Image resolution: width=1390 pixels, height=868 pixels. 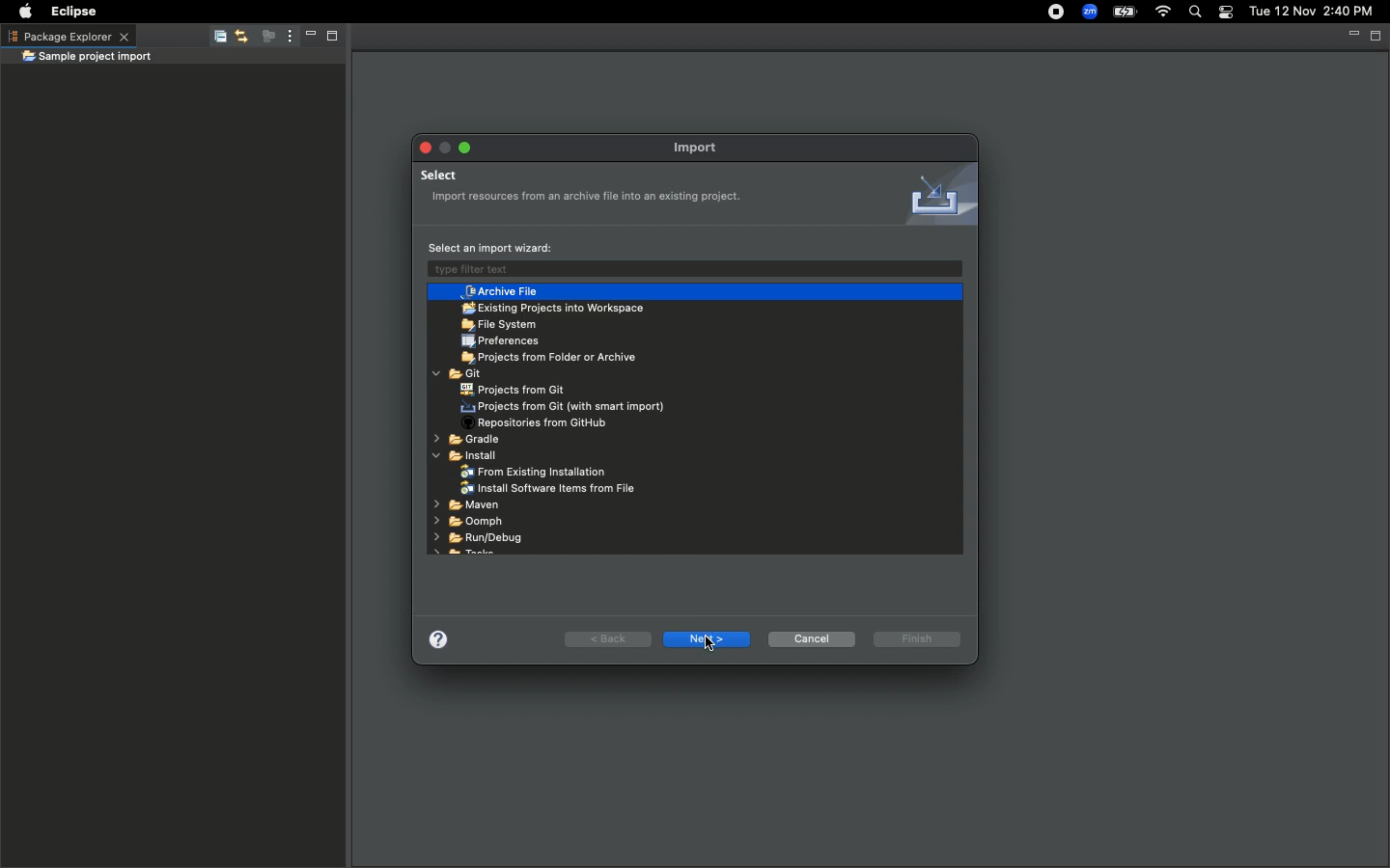 I want to click on Minimize, so click(x=305, y=38).